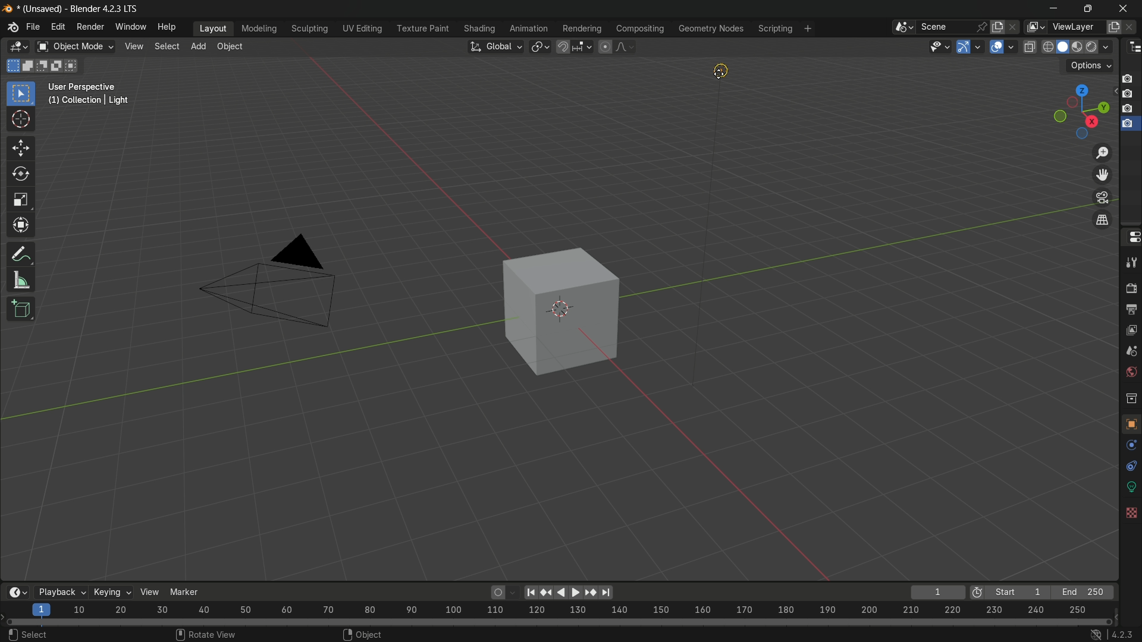 The image size is (1142, 642). What do you see at coordinates (111, 593) in the screenshot?
I see `keying` at bounding box center [111, 593].